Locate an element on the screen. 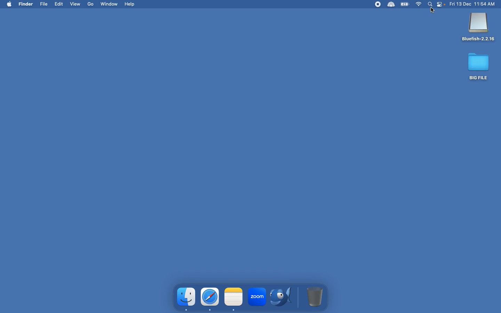  Finder  is located at coordinates (26, 4).